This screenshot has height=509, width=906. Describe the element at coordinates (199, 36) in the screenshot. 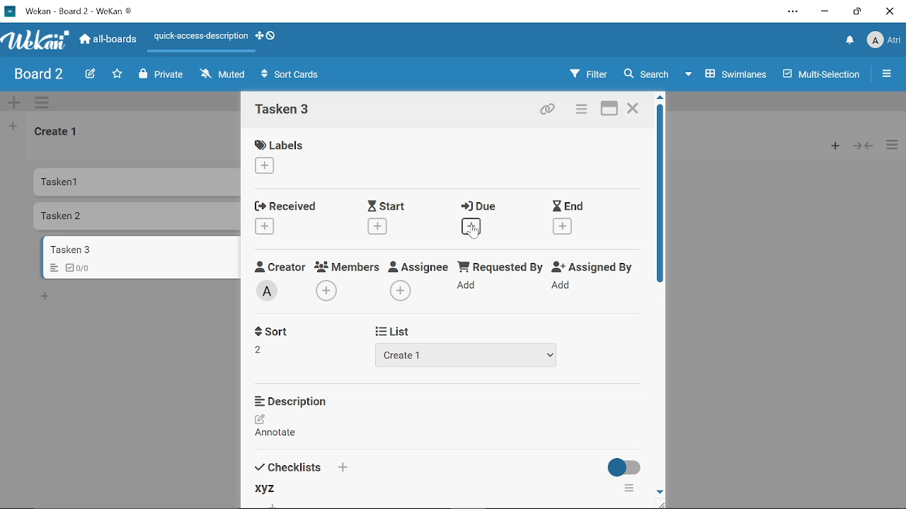

I see `Quick access description` at that location.